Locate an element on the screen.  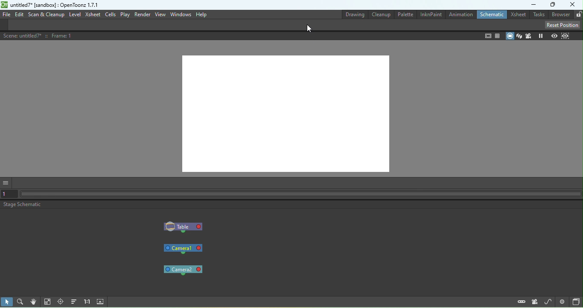
field guide is located at coordinates (497, 36).